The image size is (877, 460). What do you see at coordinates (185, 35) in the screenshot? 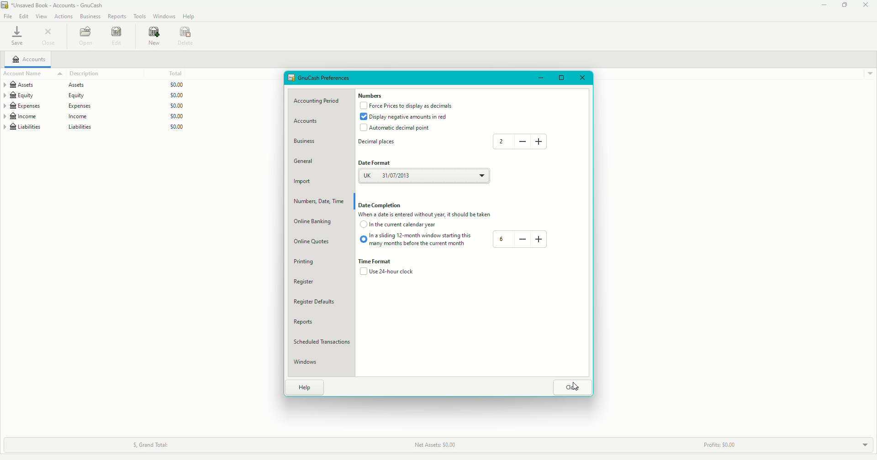
I see `Delete` at bounding box center [185, 35].